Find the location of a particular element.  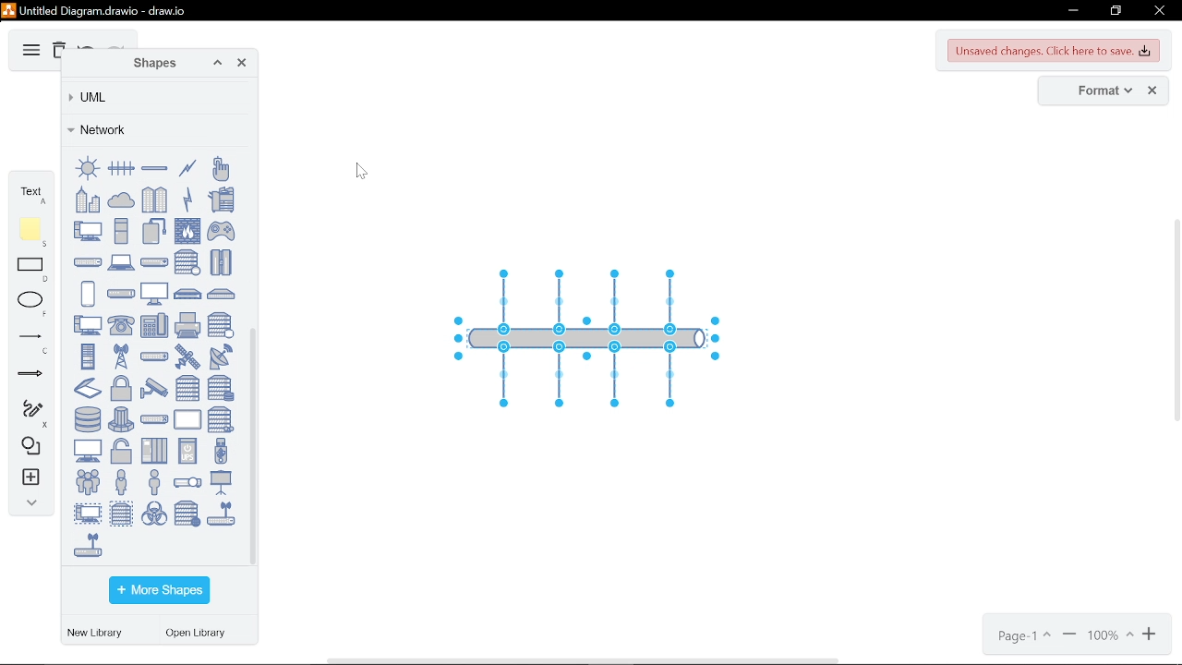

community is located at coordinates (155, 199).